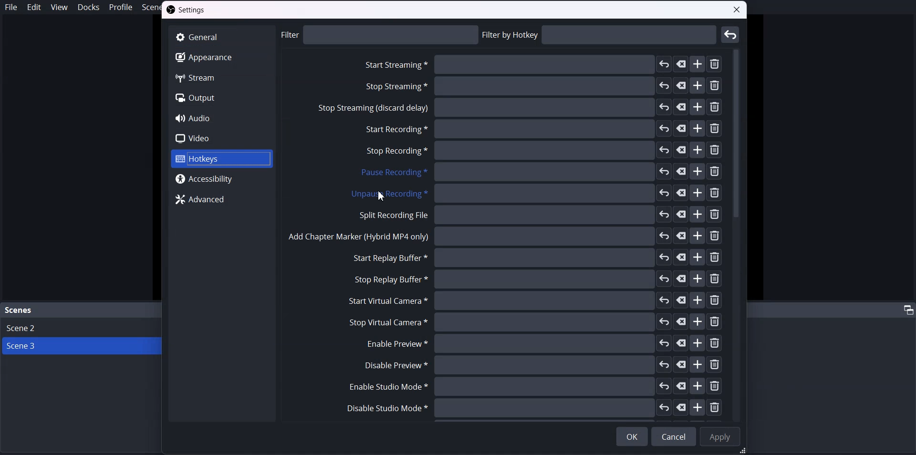  I want to click on OK, so click(632, 436).